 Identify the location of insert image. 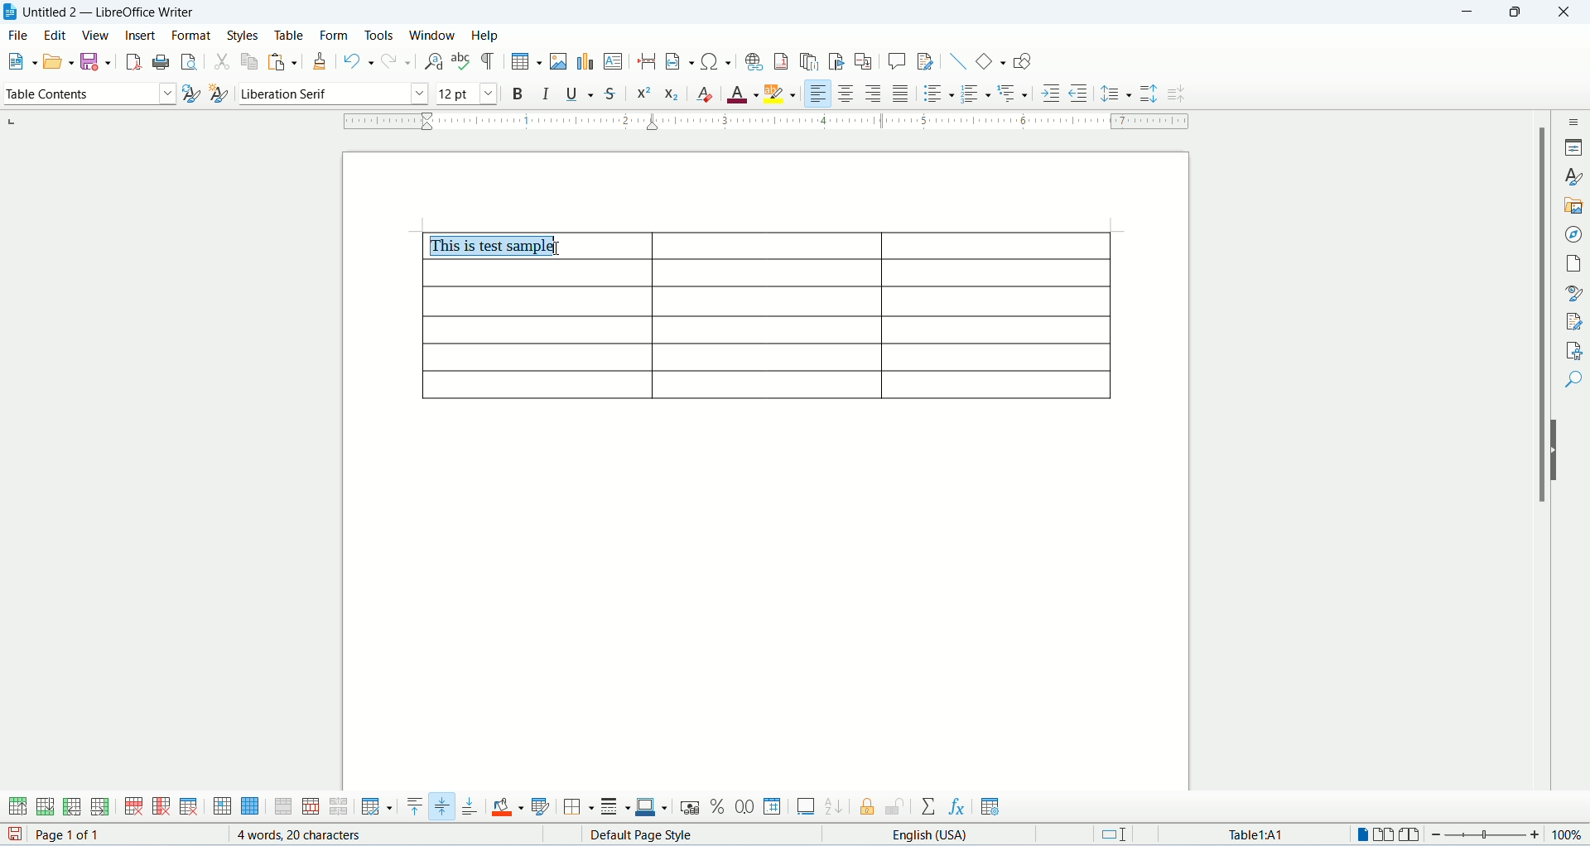
(559, 62).